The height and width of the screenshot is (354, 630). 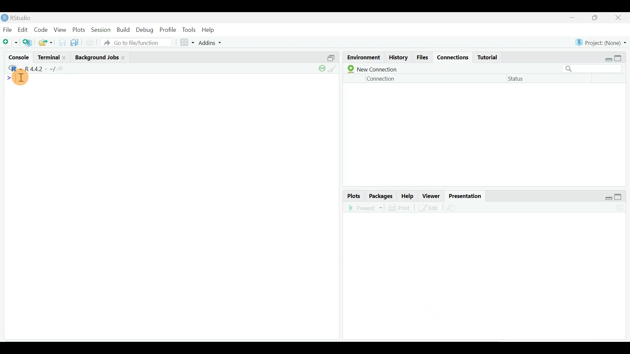 I want to click on Connection, so click(x=380, y=80).